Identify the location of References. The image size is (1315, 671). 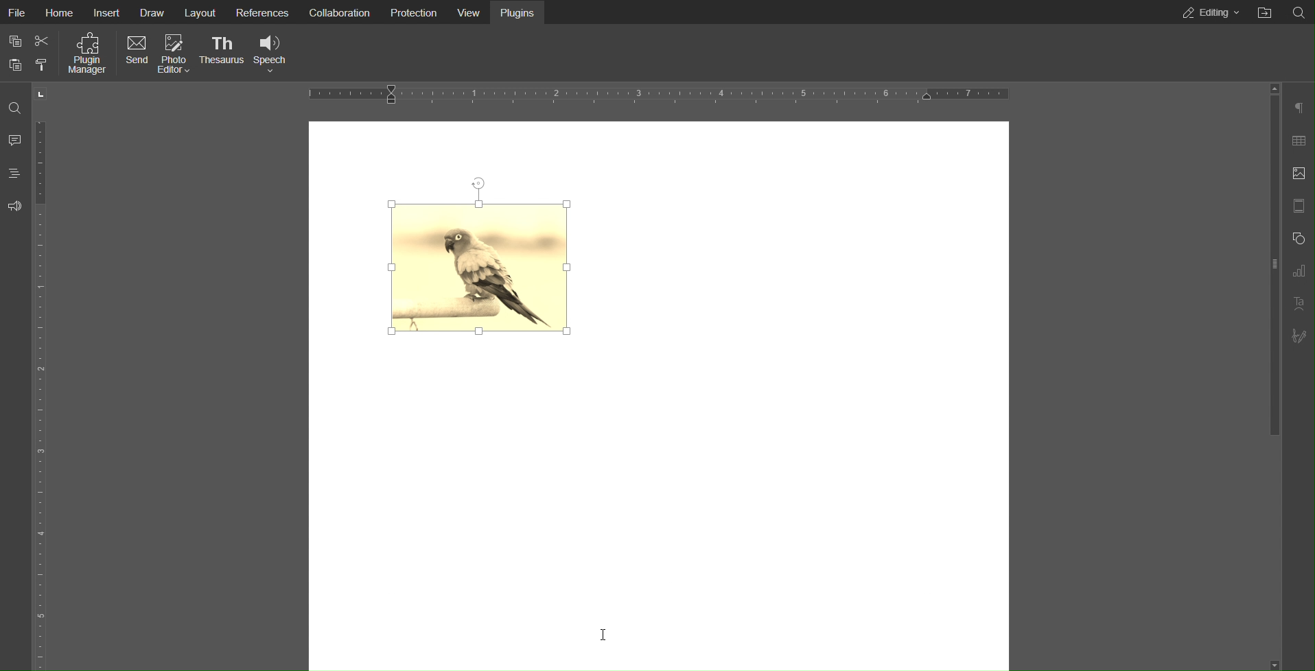
(261, 12).